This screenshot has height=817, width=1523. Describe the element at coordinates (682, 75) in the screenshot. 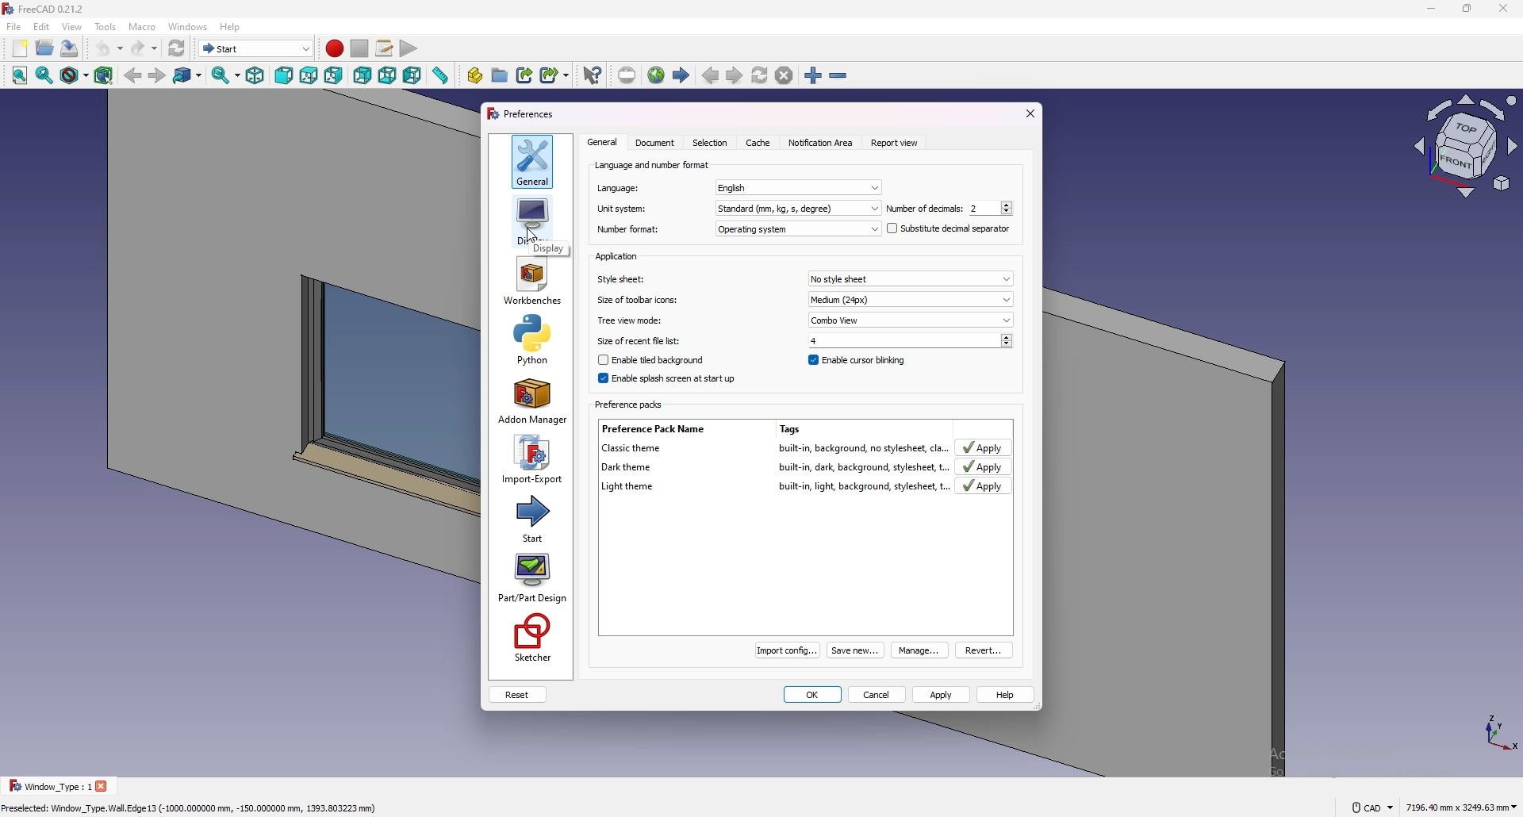

I see `start page` at that location.